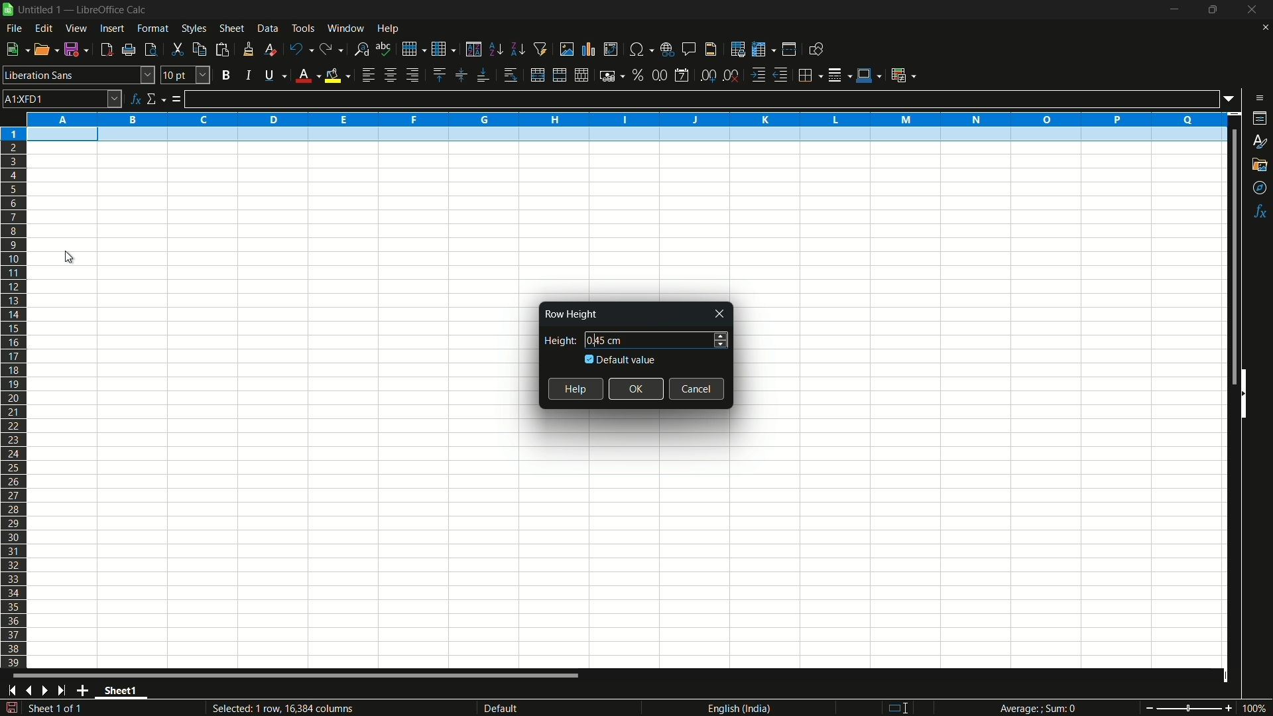  What do you see at coordinates (513, 76) in the screenshot?
I see `wrap text` at bounding box center [513, 76].